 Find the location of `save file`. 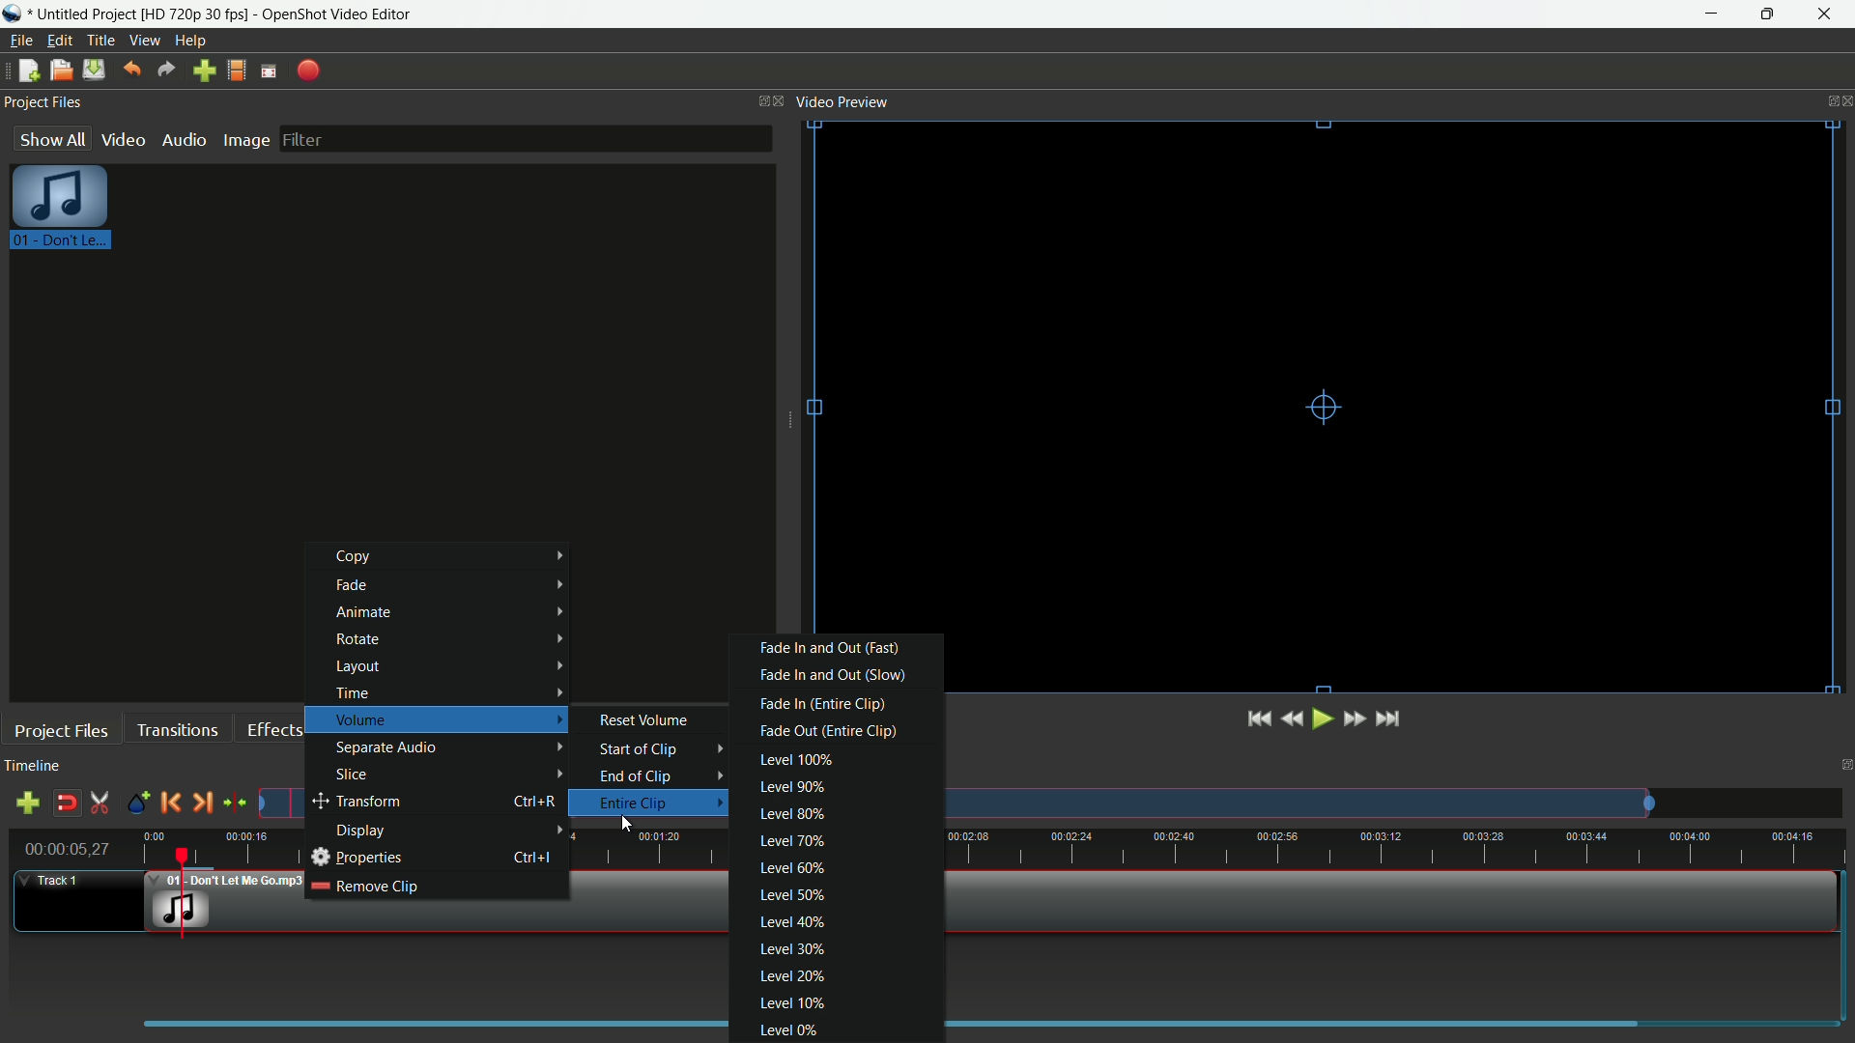

save file is located at coordinates (94, 70).